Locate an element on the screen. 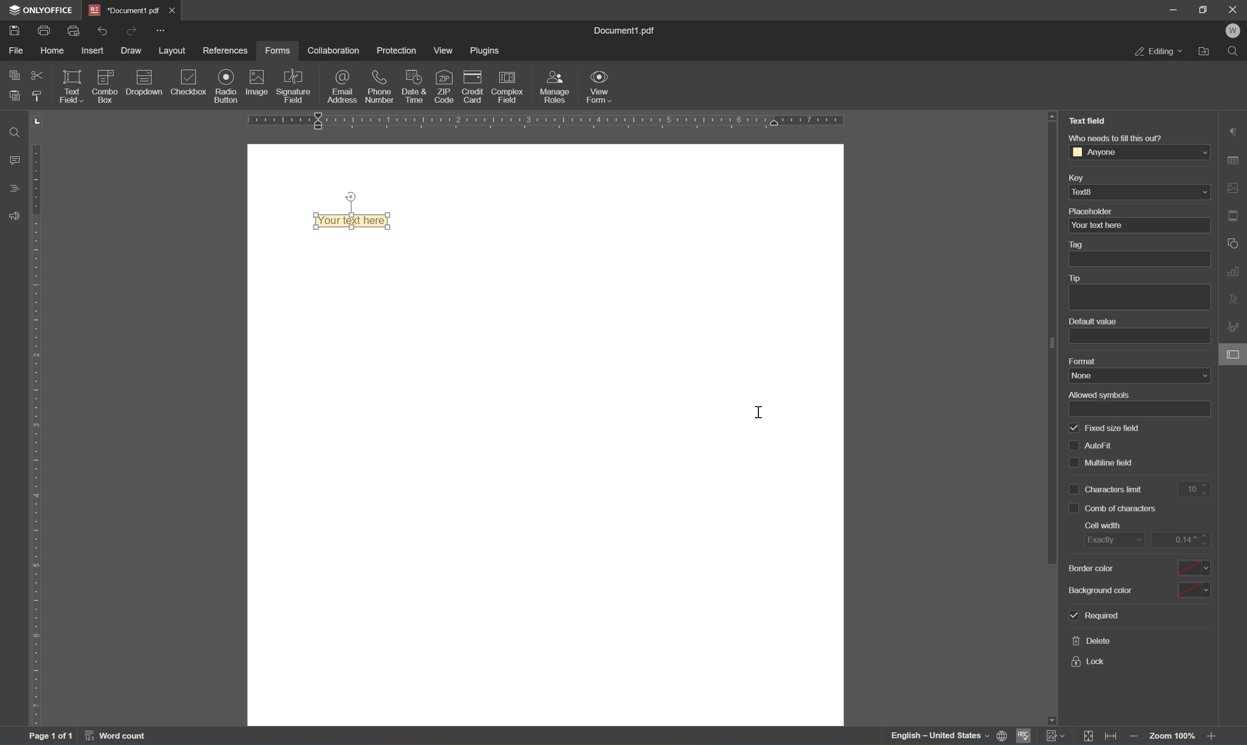 This screenshot has width=1247, height=745. home is located at coordinates (53, 51).